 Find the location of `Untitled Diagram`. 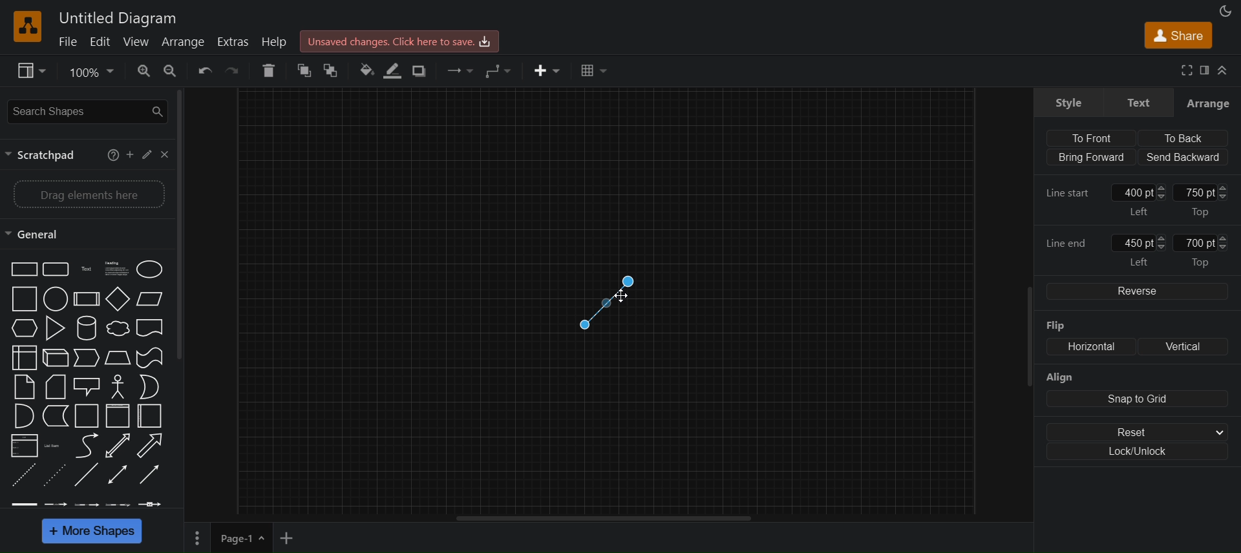

Untitled Diagram is located at coordinates (118, 18).